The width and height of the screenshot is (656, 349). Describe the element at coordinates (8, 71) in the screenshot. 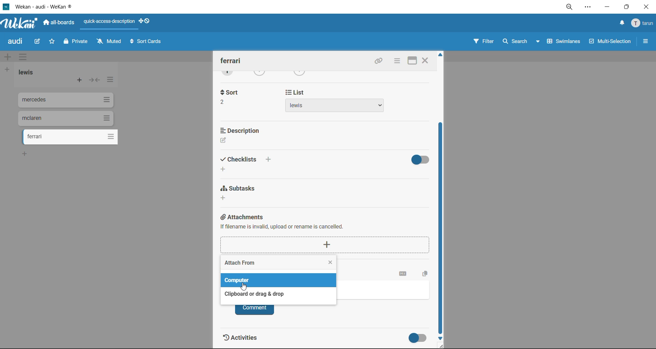

I see `add list` at that location.